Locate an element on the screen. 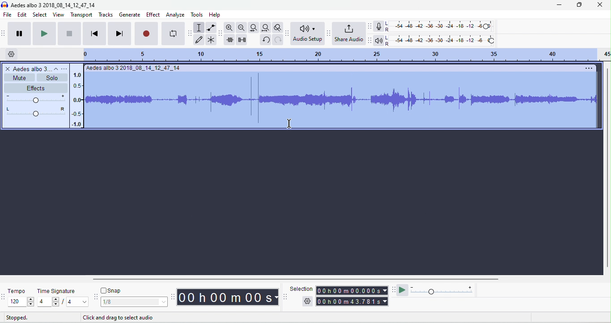 The image size is (611, 323). cursor is located at coordinates (288, 124).